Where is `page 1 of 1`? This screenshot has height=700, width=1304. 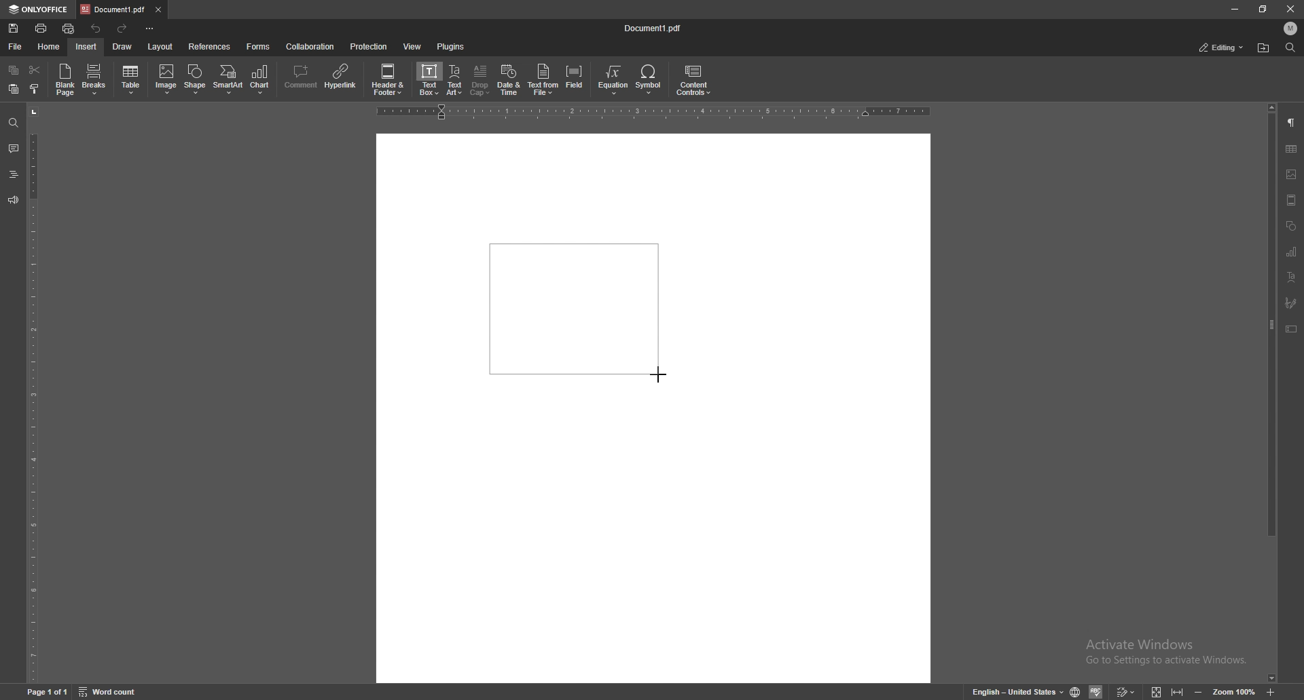 page 1 of 1 is located at coordinates (48, 693).